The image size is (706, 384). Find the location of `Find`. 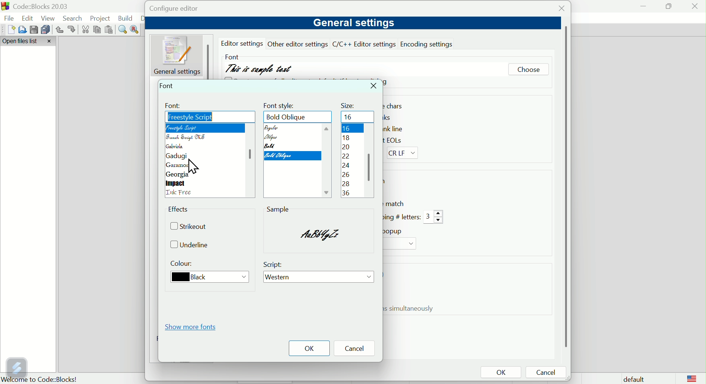

Find is located at coordinates (123, 30).